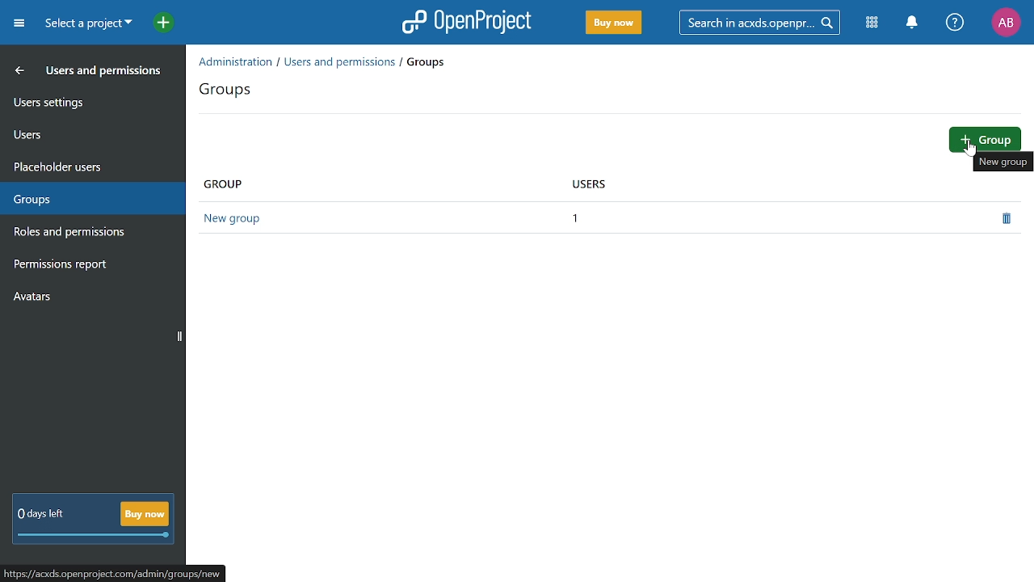 The image size is (1034, 582). Describe the element at coordinates (159, 24) in the screenshot. I see `add project` at that location.